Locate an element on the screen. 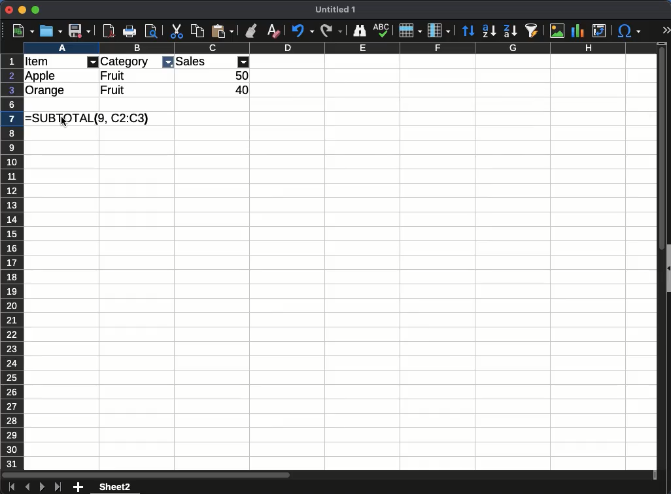 This screenshot has height=494, width=671. expand is located at coordinates (664, 29).